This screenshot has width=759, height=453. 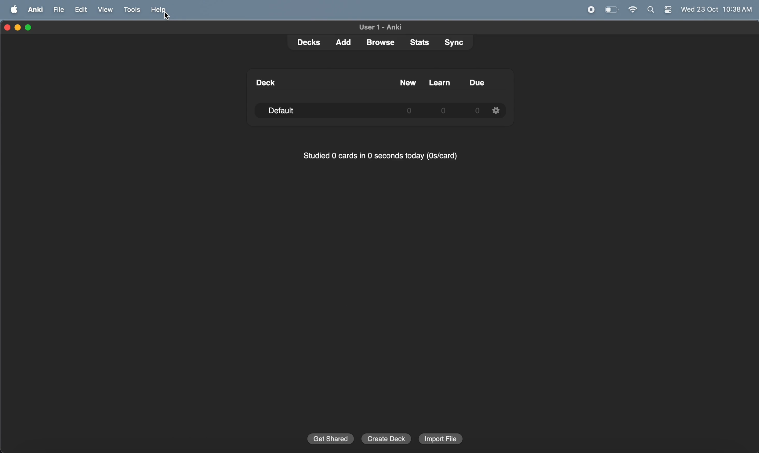 What do you see at coordinates (630, 10) in the screenshot?
I see `wifi` at bounding box center [630, 10].